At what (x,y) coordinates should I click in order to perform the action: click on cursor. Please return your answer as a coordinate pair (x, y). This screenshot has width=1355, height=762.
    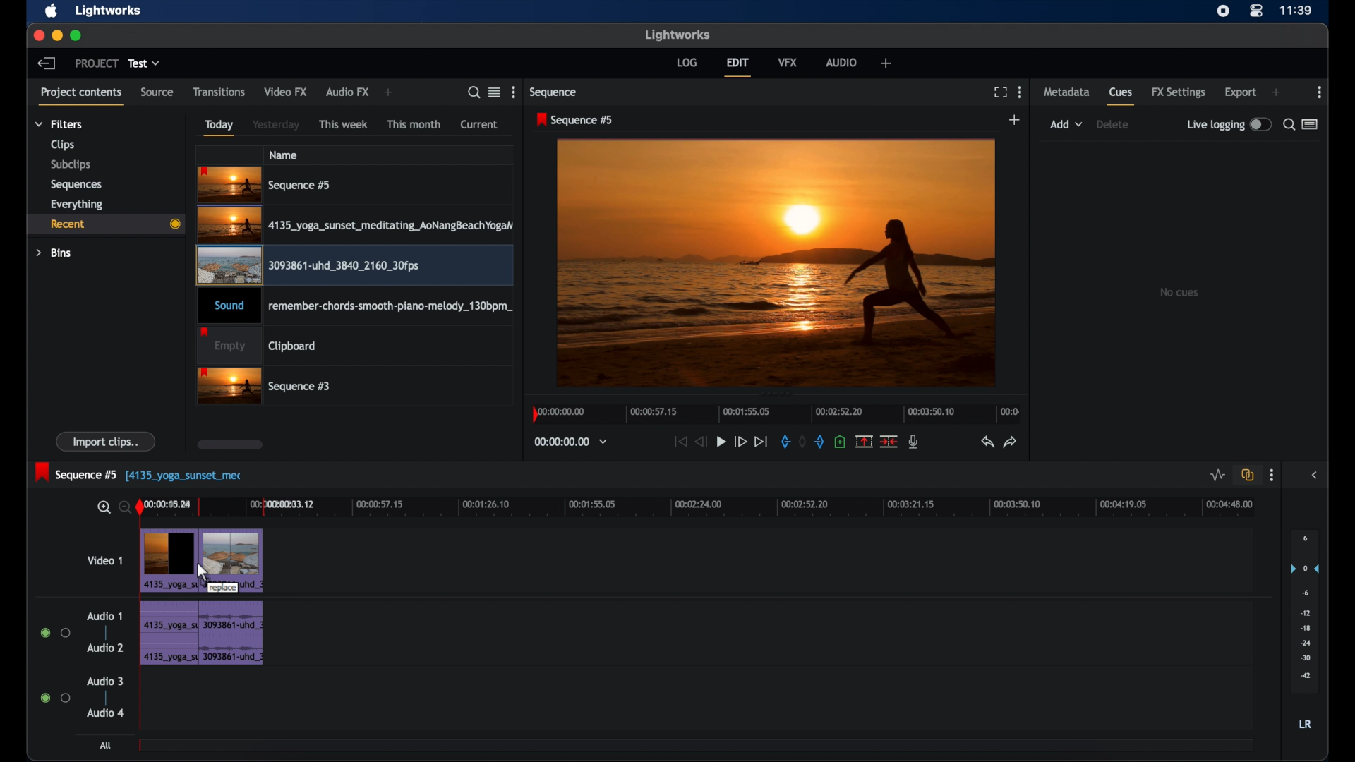
    Looking at the image, I should click on (205, 572).